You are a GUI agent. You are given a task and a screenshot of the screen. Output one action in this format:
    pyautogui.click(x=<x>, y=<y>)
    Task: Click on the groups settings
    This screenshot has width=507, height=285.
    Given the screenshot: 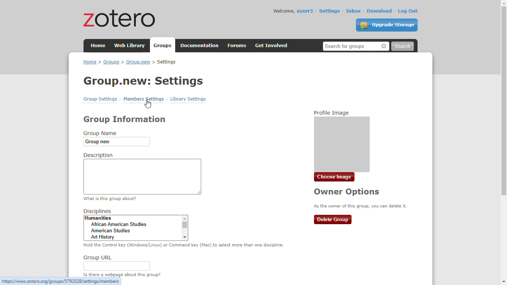 What is the action you would take?
    pyautogui.click(x=101, y=99)
    